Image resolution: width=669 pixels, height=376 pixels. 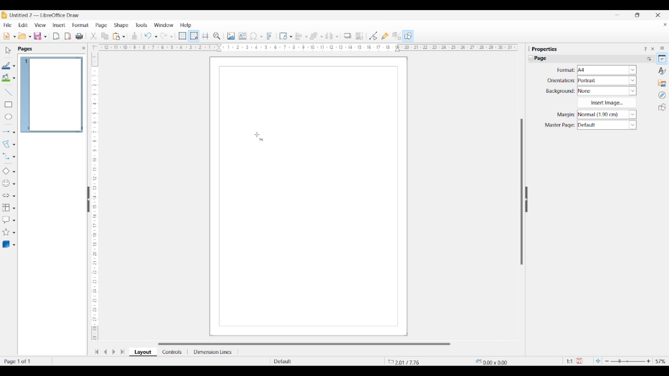 I want to click on Shadow, so click(x=347, y=36).